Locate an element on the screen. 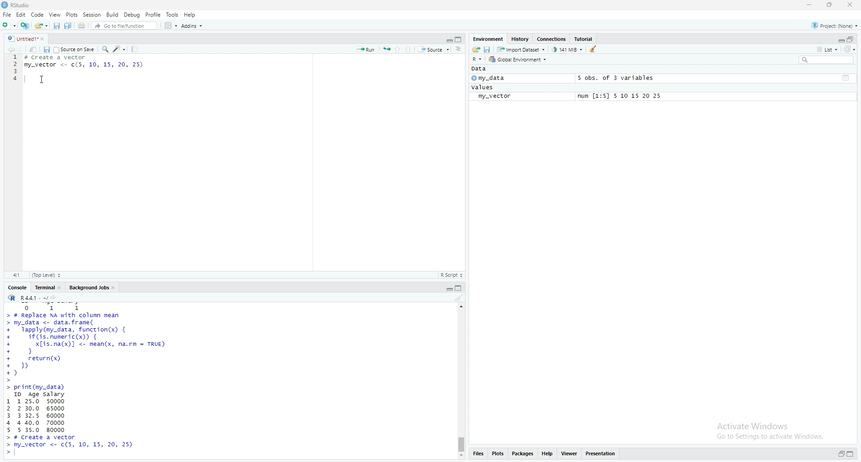 The width and height of the screenshot is (861, 462). save current document is located at coordinates (47, 49).